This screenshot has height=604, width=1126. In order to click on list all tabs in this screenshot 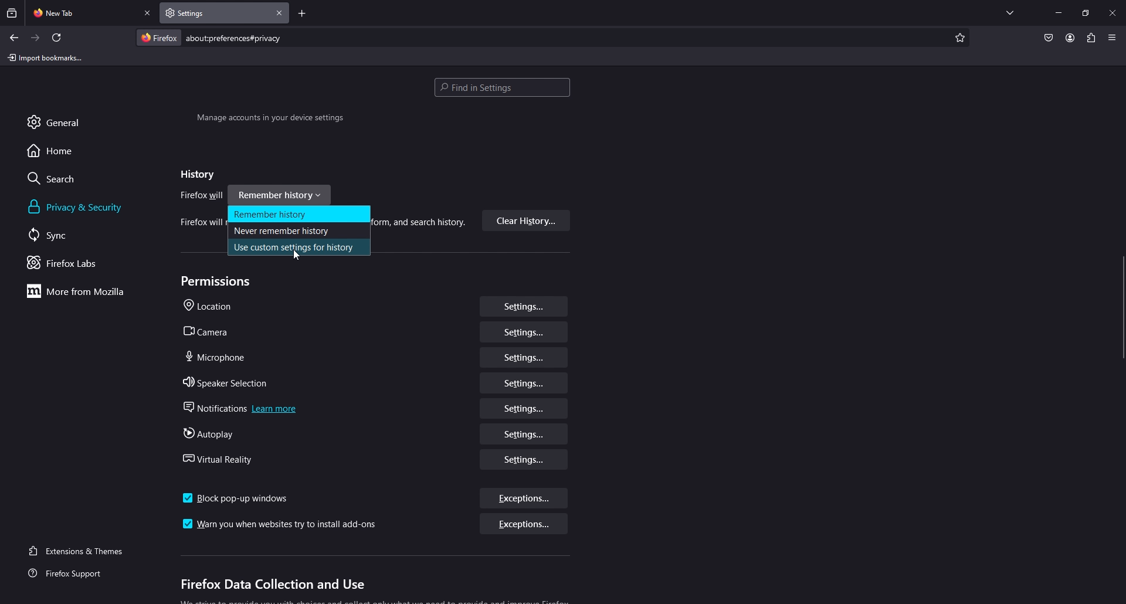, I will do `click(1010, 11)`.